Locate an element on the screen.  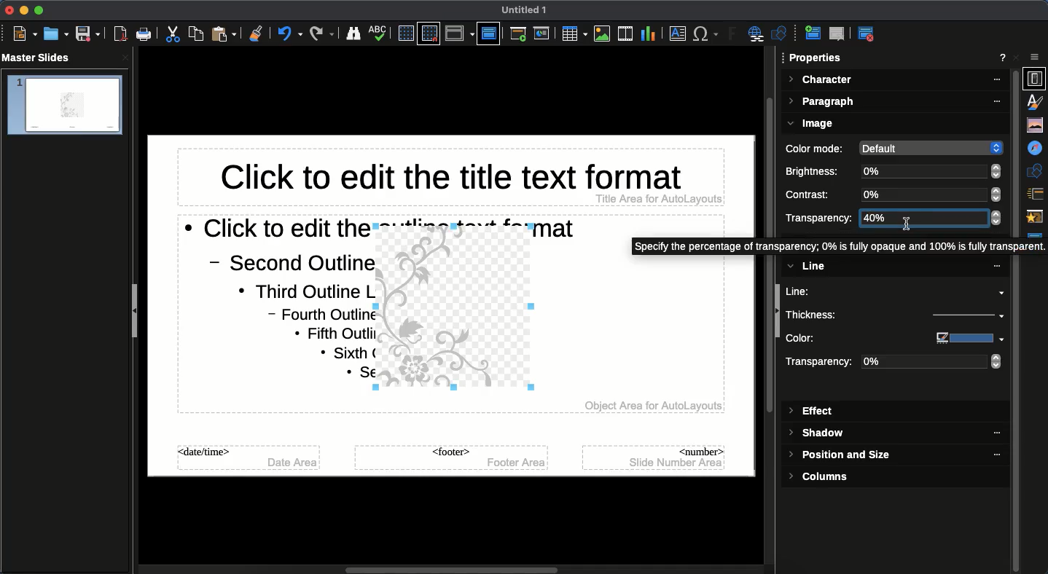
Table is located at coordinates (573, 34).